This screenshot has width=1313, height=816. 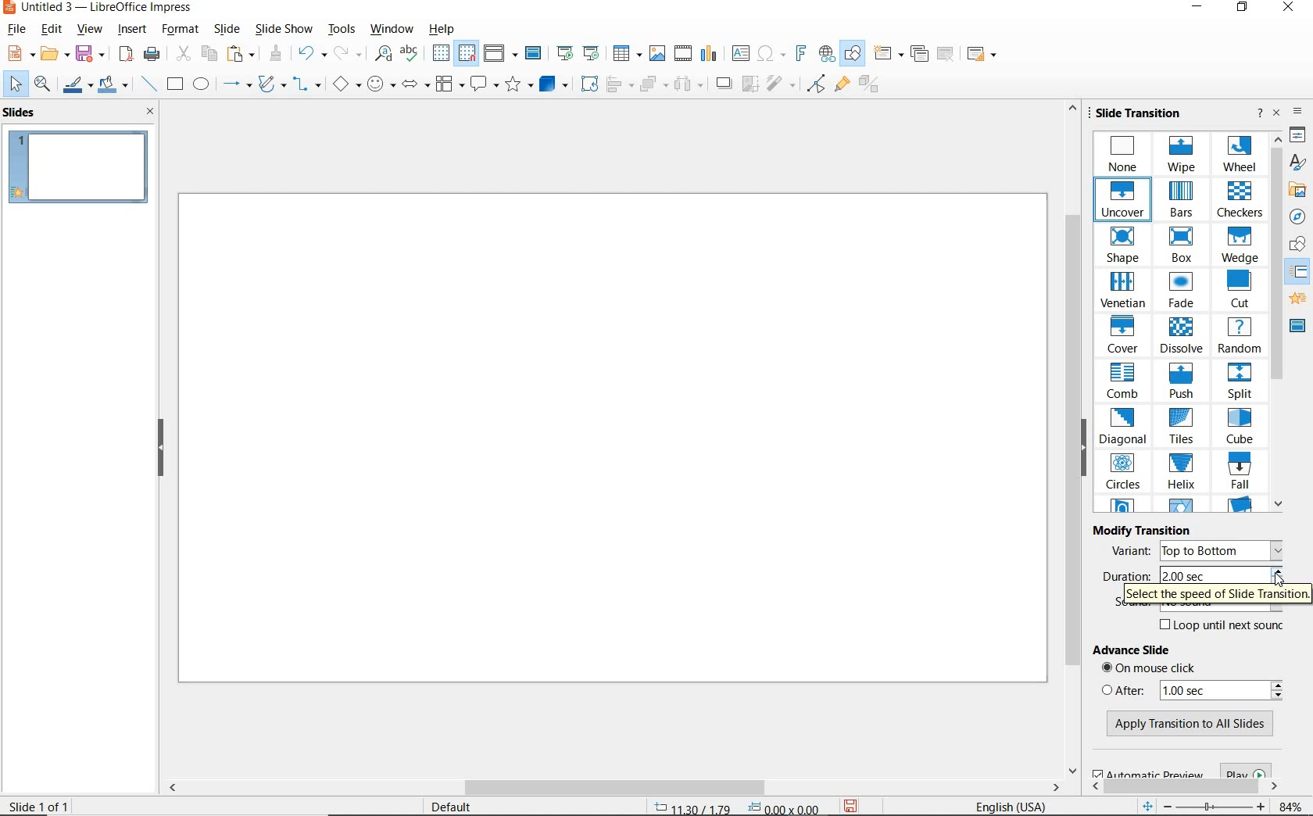 What do you see at coordinates (945, 54) in the screenshot?
I see `DELETE SLIDE` at bounding box center [945, 54].